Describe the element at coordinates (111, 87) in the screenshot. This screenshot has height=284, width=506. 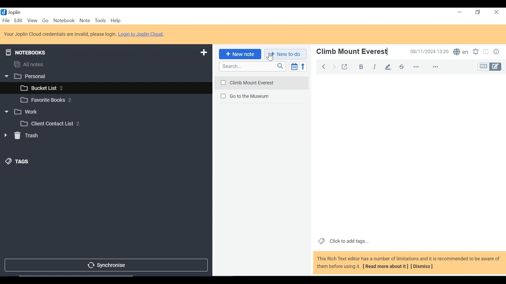
I see `Notebook` at that location.